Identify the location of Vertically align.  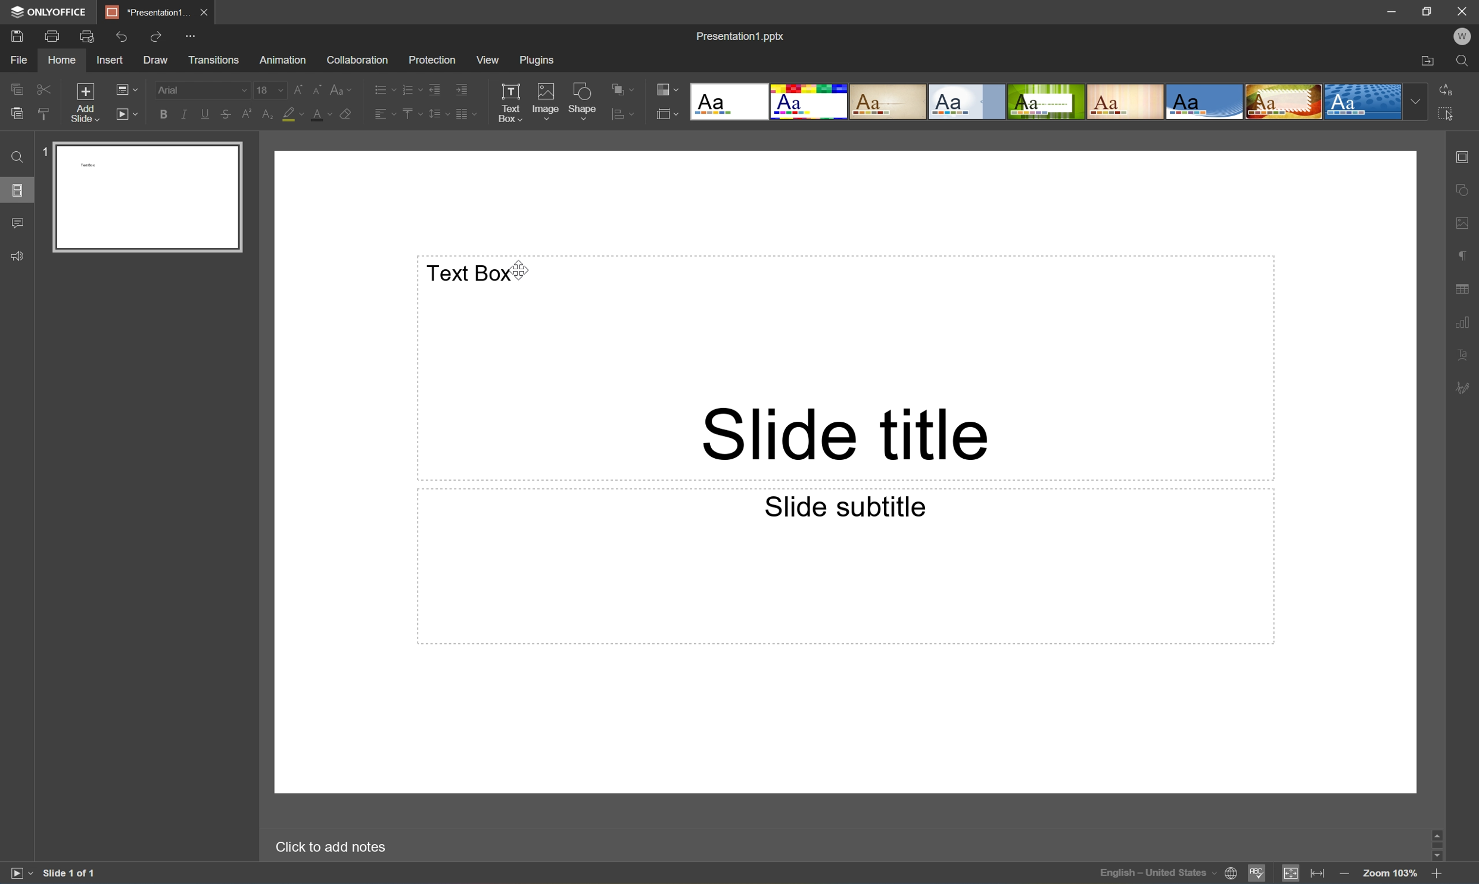
(410, 116).